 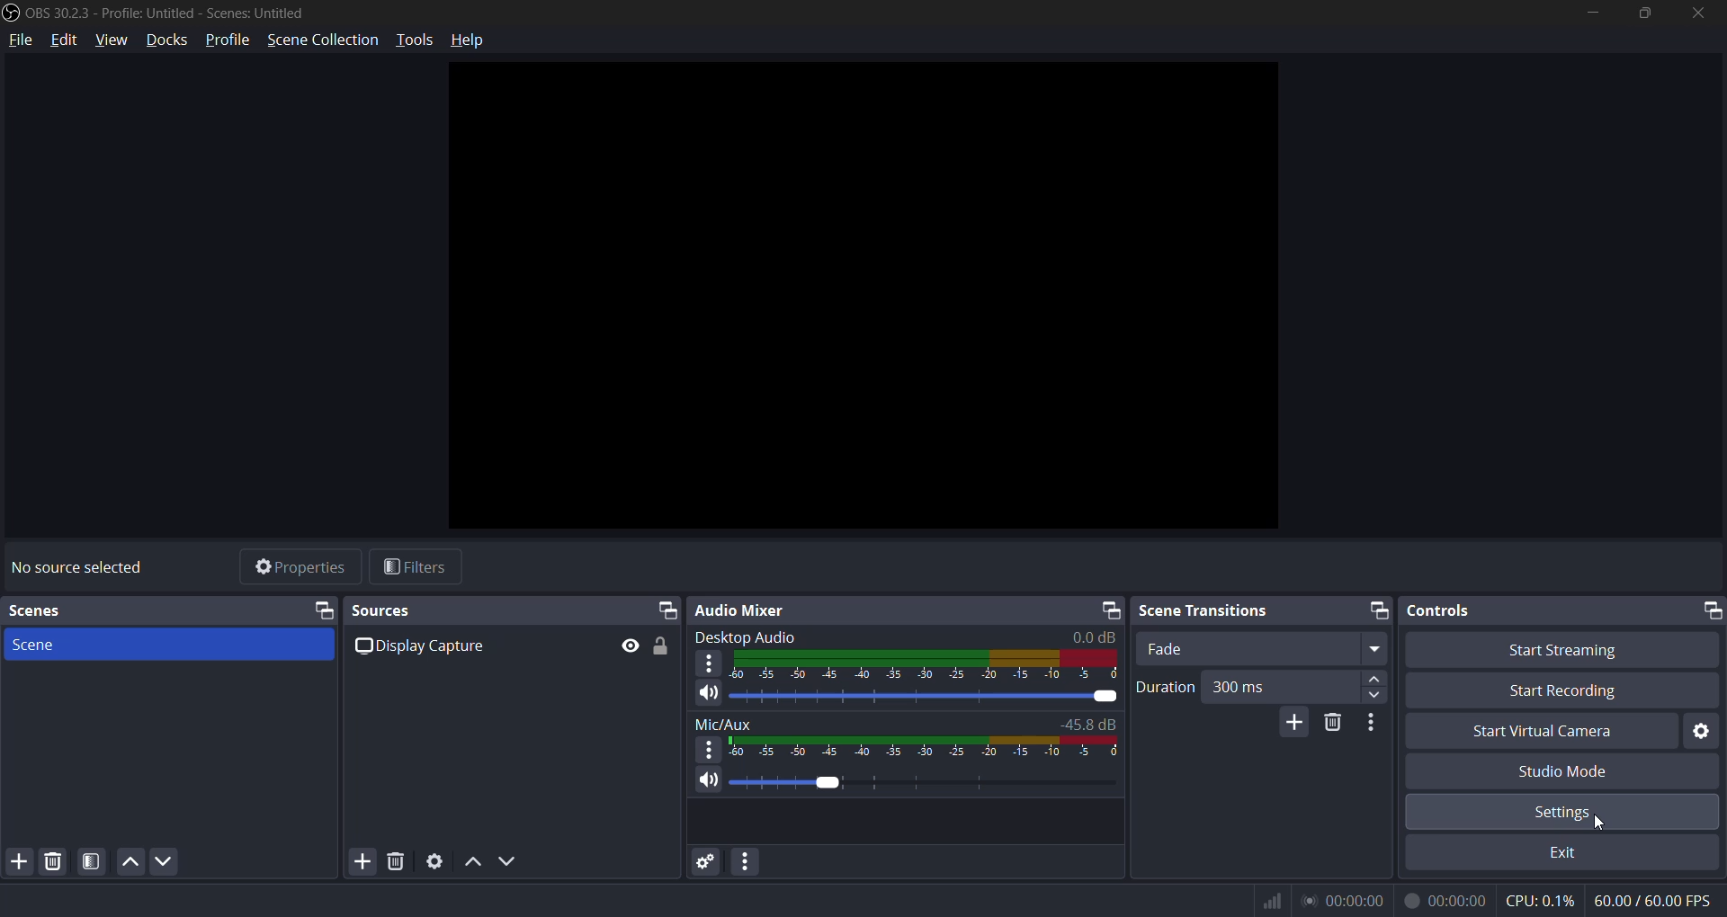 What do you see at coordinates (1086, 637) in the screenshot?
I see `0.0 dB` at bounding box center [1086, 637].